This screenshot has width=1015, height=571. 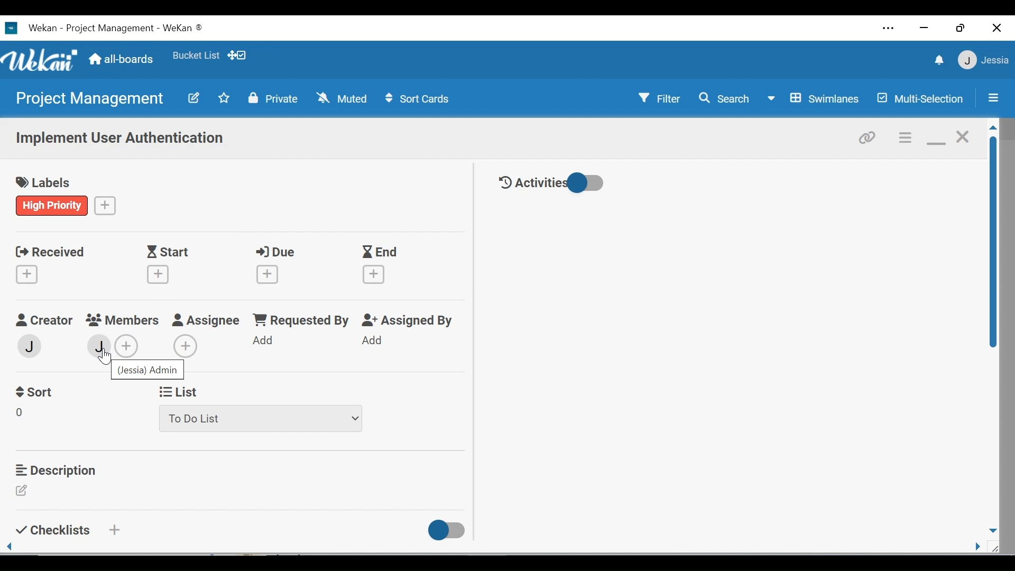 I want to click on Received, so click(x=47, y=265).